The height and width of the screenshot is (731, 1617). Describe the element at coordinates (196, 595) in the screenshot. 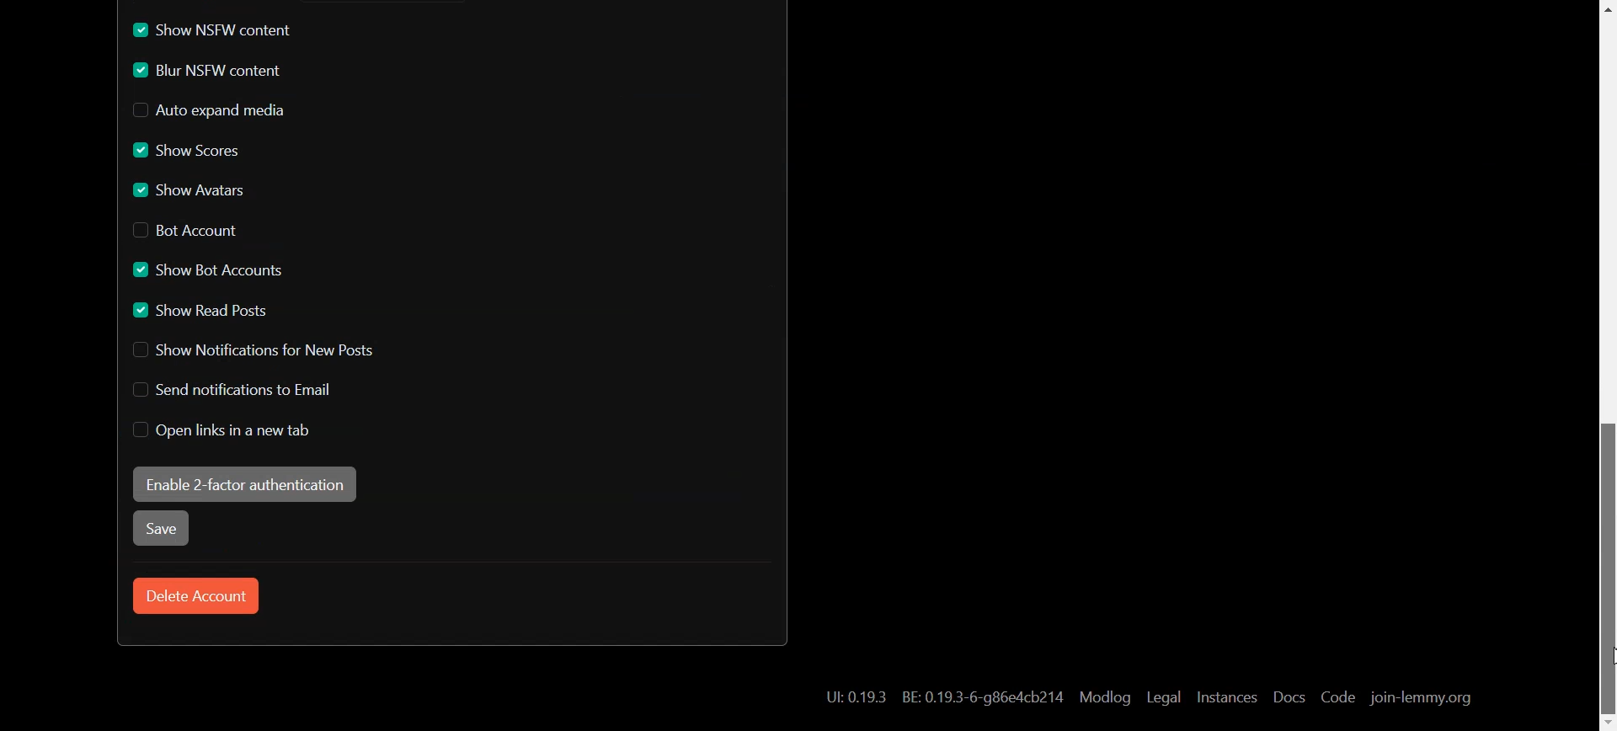

I see `Delete Account` at that location.